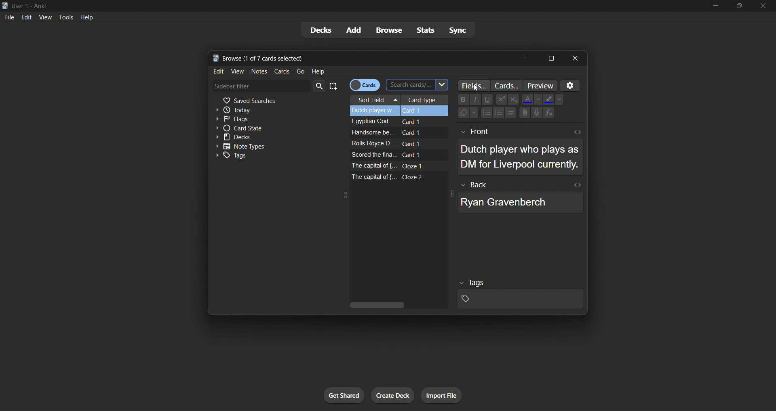 The height and width of the screenshot is (411, 776). I want to click on title bar, so click(363, 58).